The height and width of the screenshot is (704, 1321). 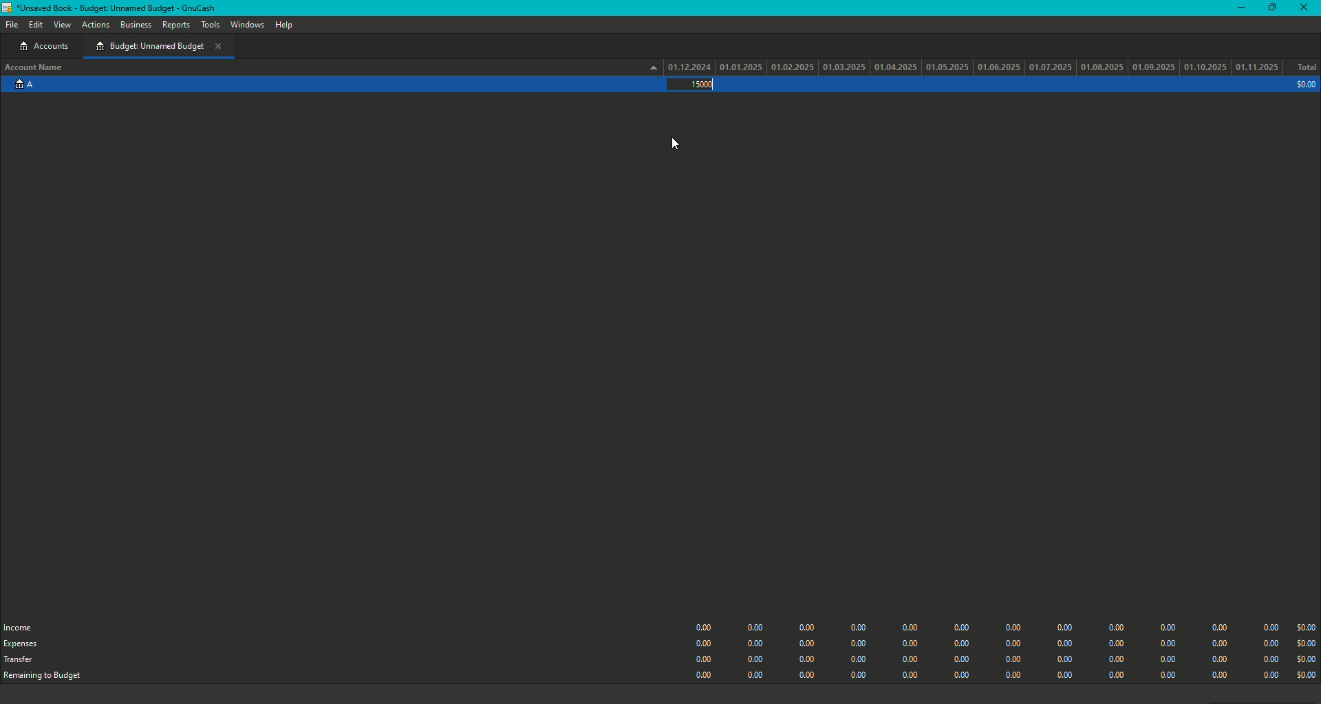 What do you see at coordinates (96, 26) in the screenshot?
I see `Actions` at bounding box center [96, 26].